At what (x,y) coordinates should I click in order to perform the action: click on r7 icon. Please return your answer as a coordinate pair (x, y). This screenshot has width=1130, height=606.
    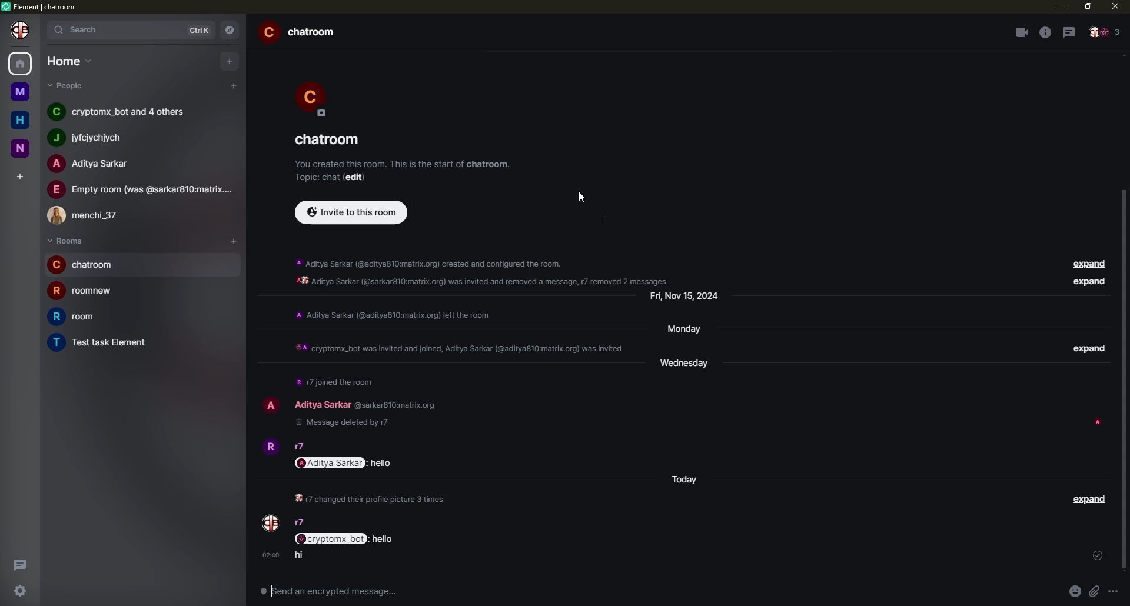
    Looking at the image, I should click on (271, 523).